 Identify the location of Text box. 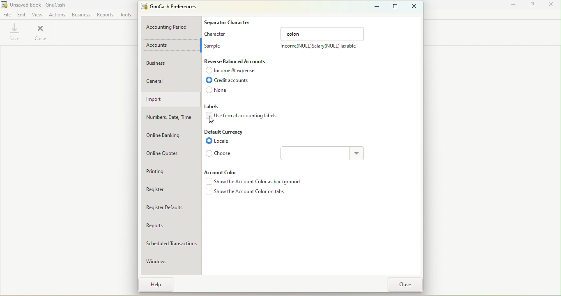
(316, 153).